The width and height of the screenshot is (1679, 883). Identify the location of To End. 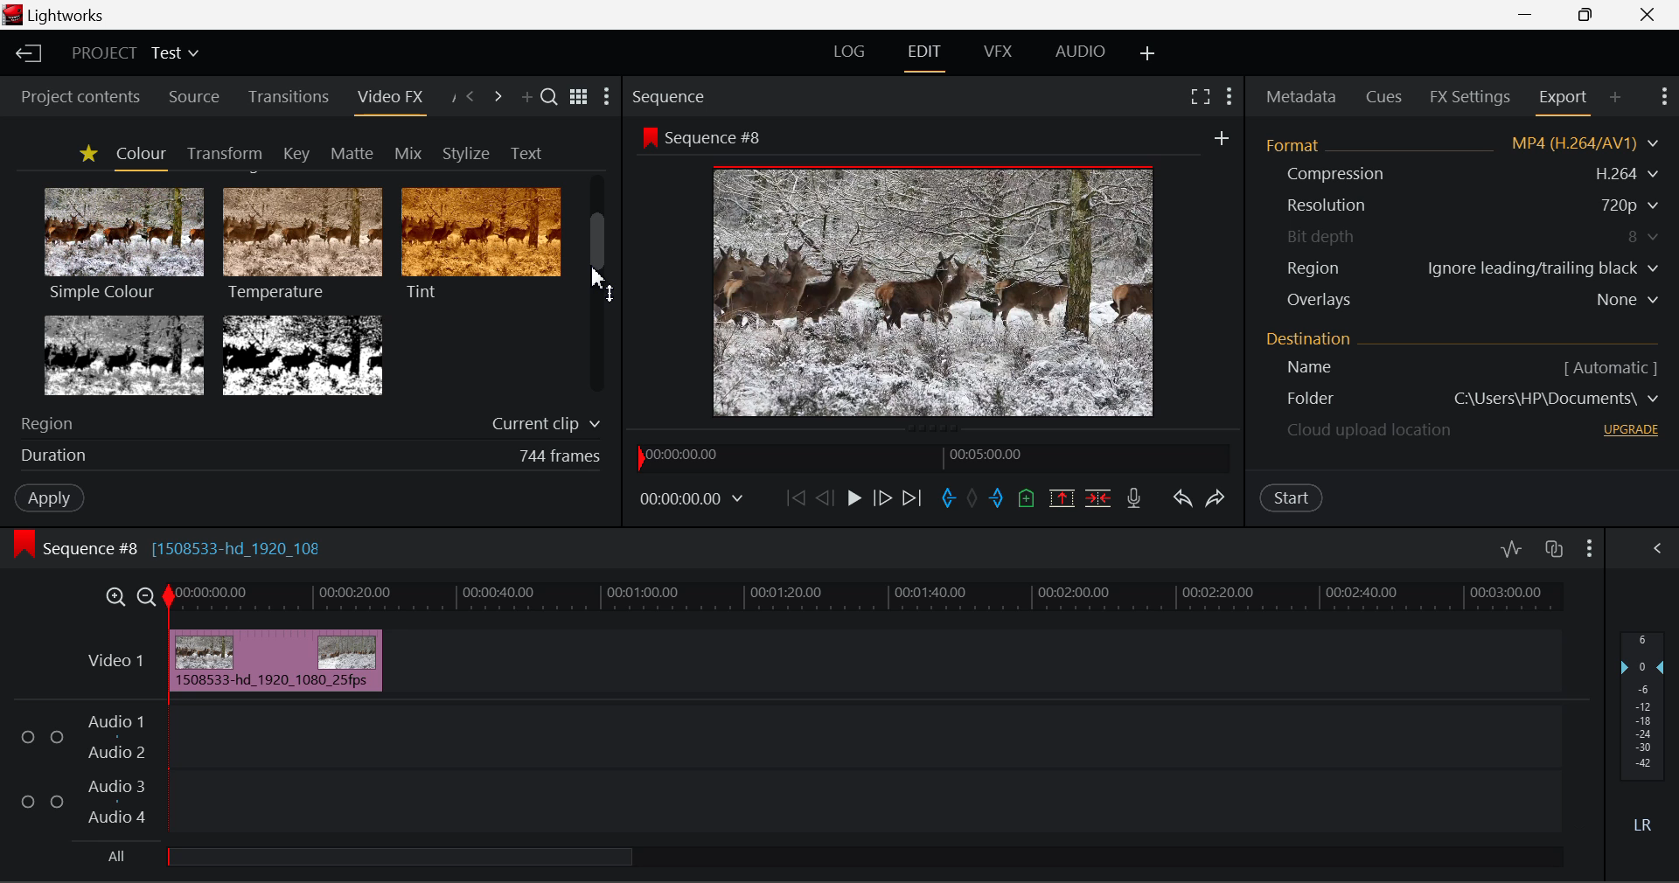
(916, 498).